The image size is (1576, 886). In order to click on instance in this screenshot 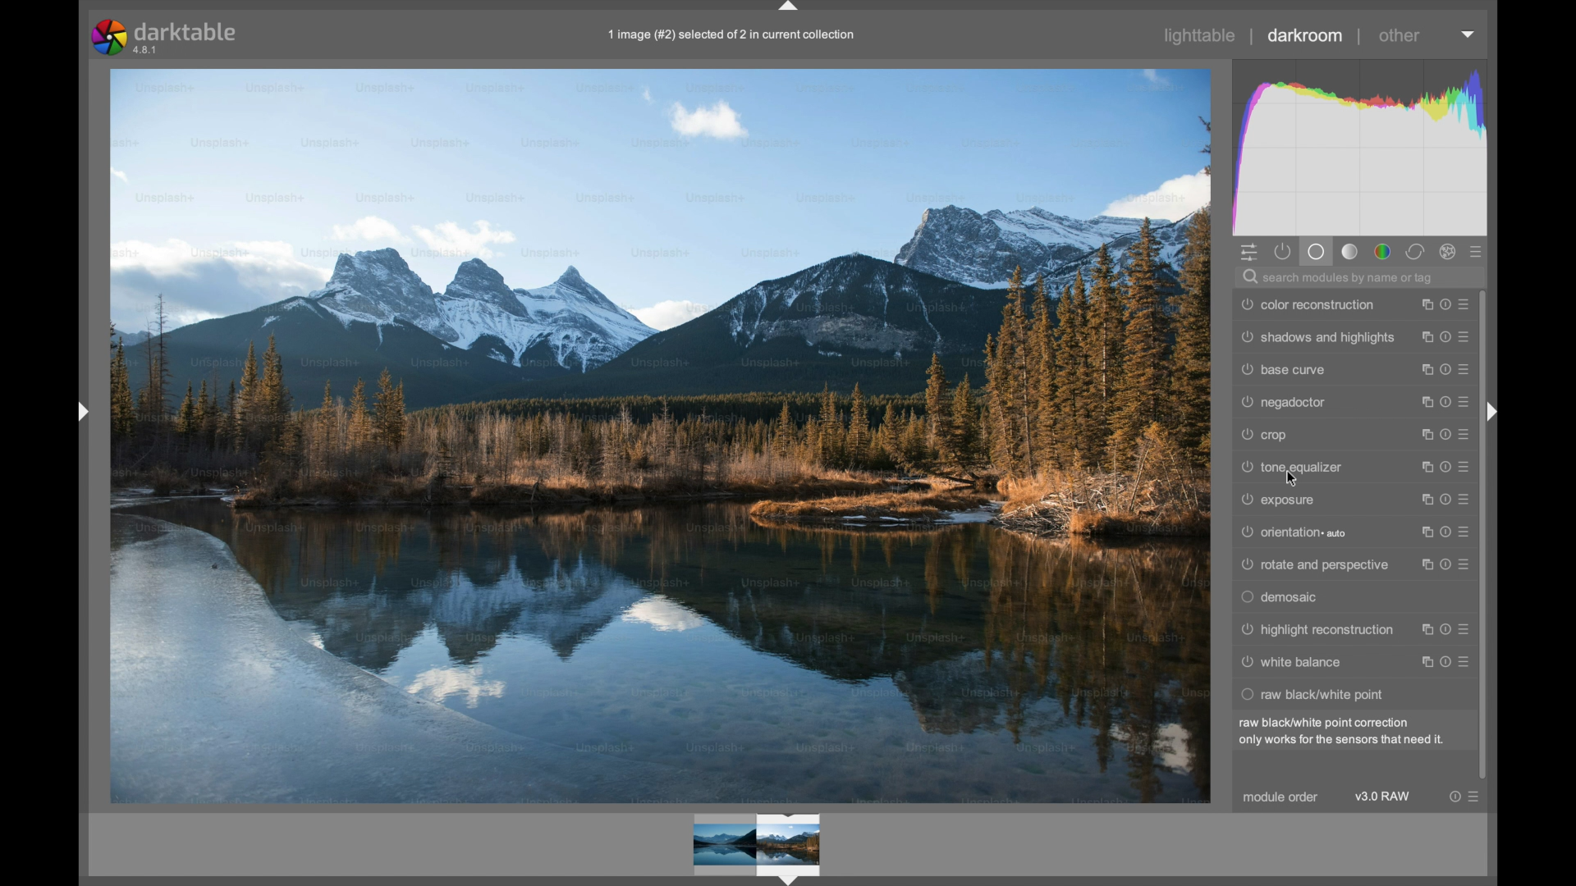, I will do `click(1425, 565)`.